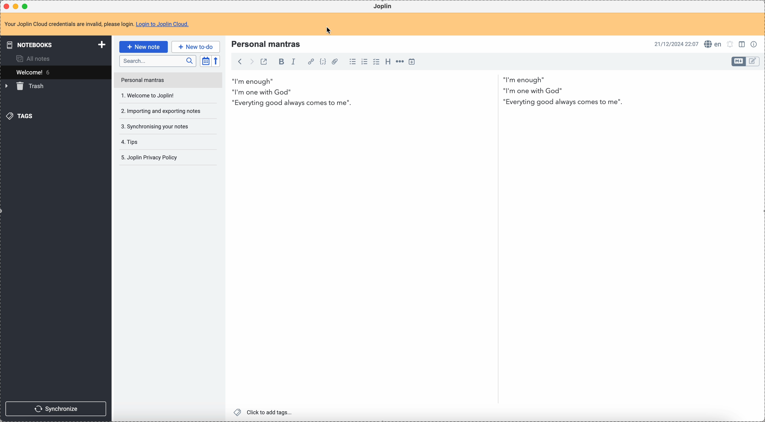 The image size is (765, 422). Describe the element at coordinates (428, 93) in the screenshot. I see `i am enough"  i'm one with God" Everything good always come to me "` at that location.